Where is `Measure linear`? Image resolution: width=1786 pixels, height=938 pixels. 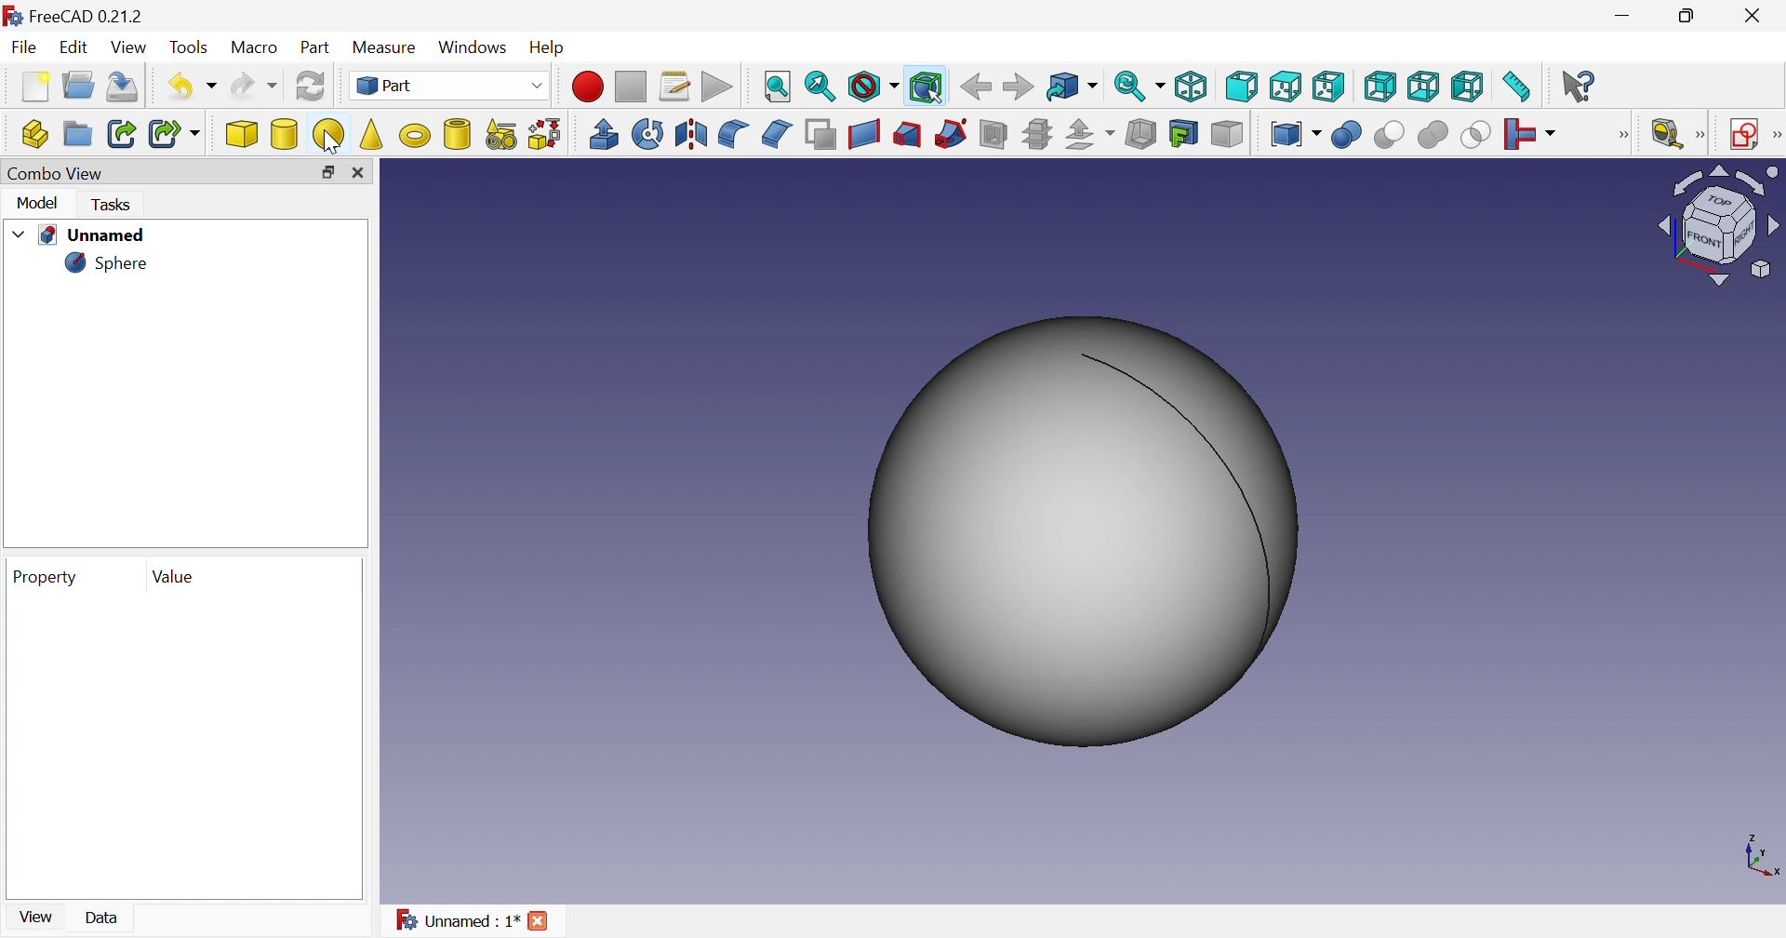 Measure linear is located at coordinates (1677, 131).